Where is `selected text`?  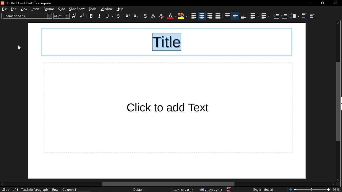
selected text is located at coordinates (168, 43).